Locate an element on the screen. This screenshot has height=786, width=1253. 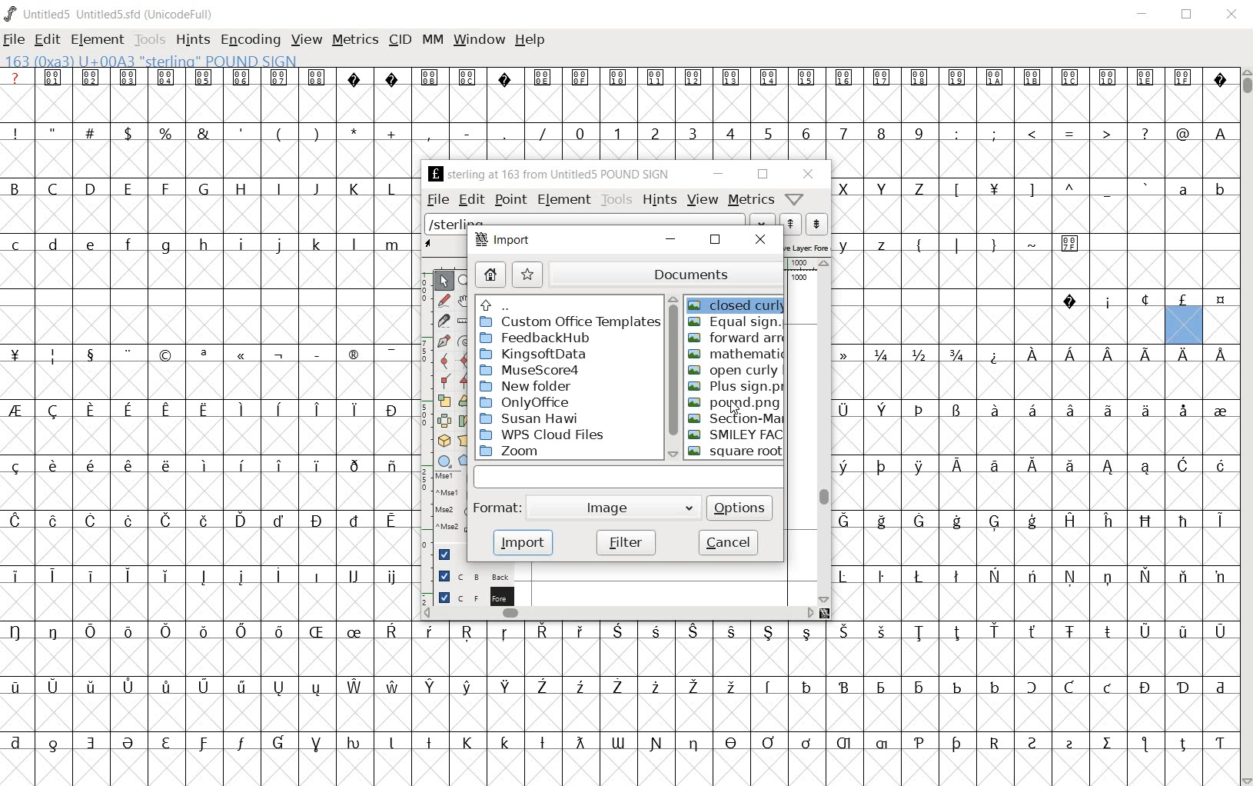
Symbol is located at coordinates (278, 355).